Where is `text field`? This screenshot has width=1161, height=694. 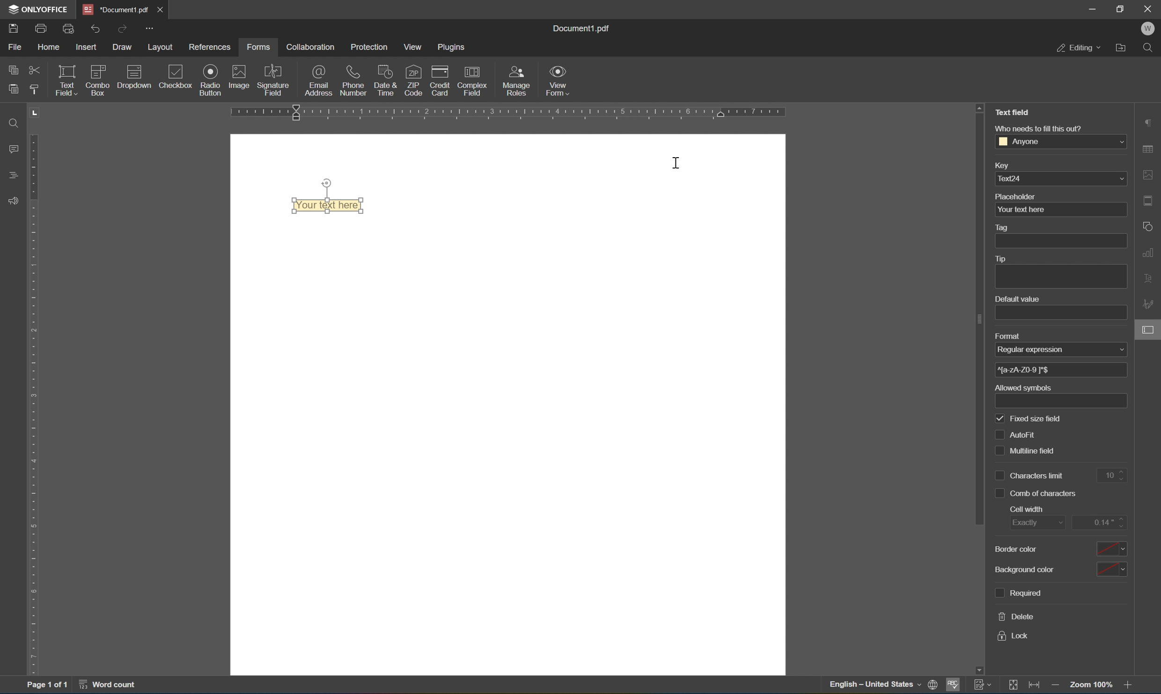
text field is located at coordinates (1015, 111).